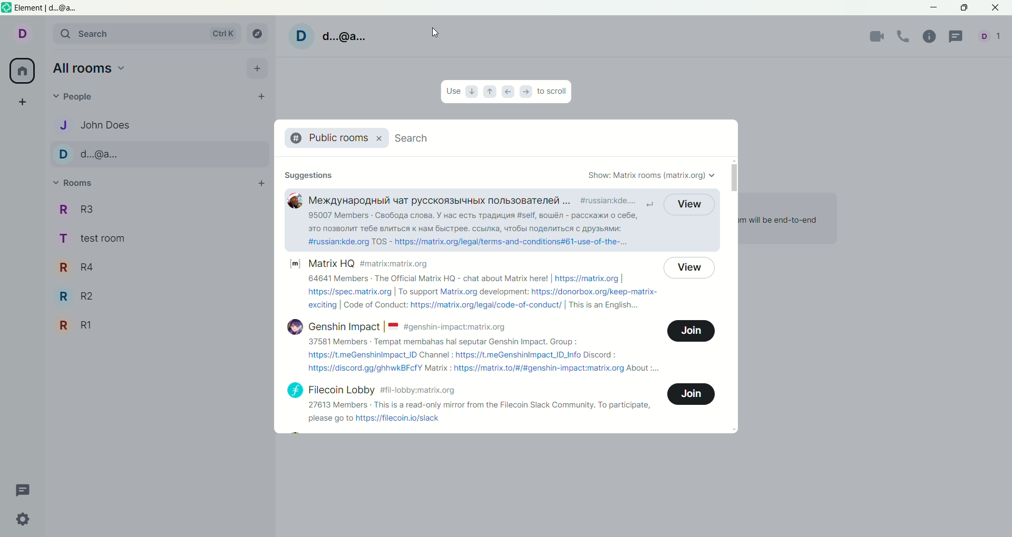  Describe the element at coordinates (594, 292) in the screenshot. I see `https://donorbox.org/keep-matrix-` at that location.